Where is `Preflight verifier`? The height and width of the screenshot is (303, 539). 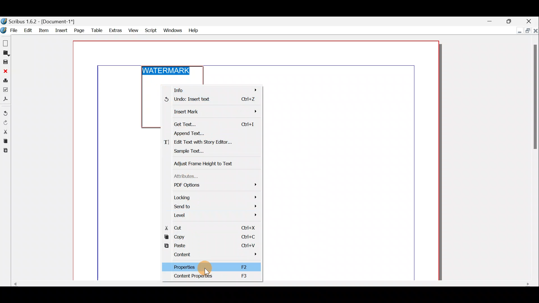
Preflight verifier is located at coordinates (6, 91).